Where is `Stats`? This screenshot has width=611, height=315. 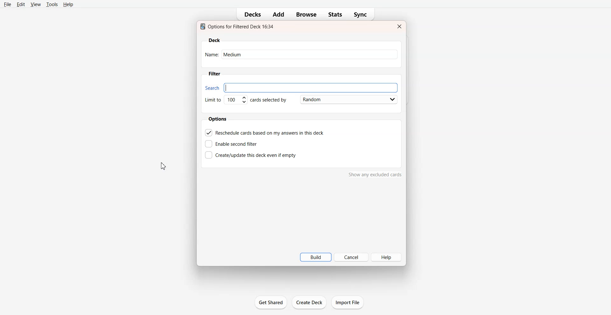
Stats is located at coordinates (335, 15).